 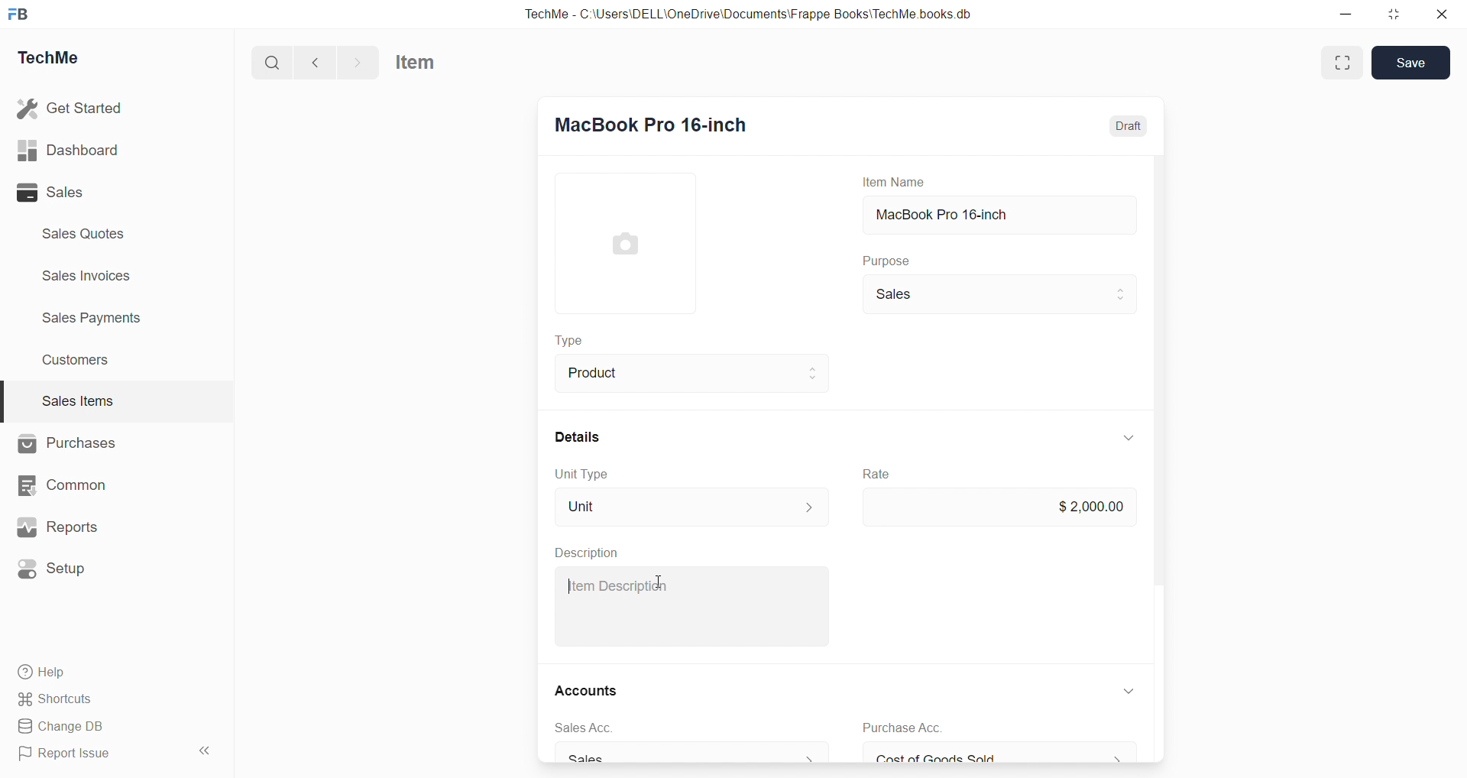 What do you see at coordinates (691, 754) in the screenshot?
I see `Sales` at bounding box center [691, 754].